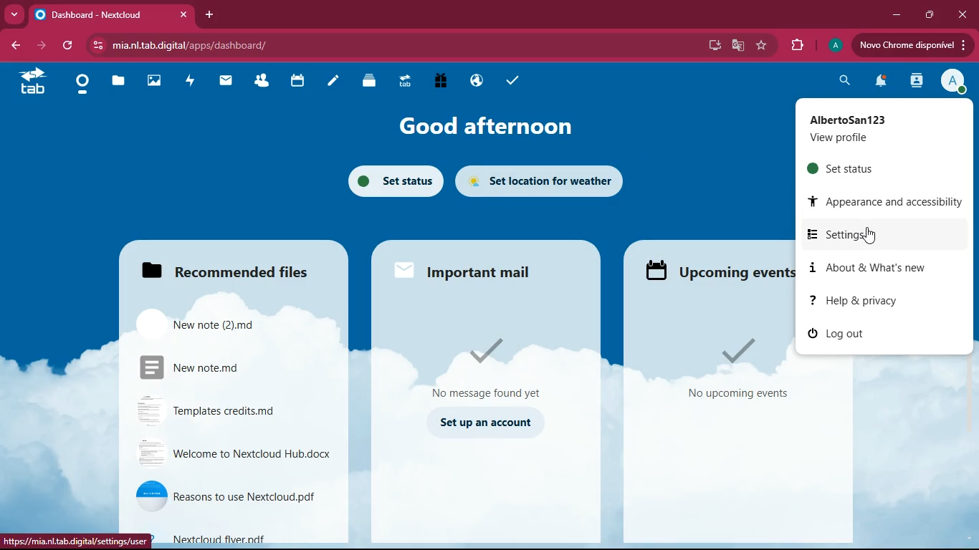 The image size is (979, 550). What do you see at coordinates (869, 336) in the screenshot?
I see `log out` at bounding box center [869, 336].